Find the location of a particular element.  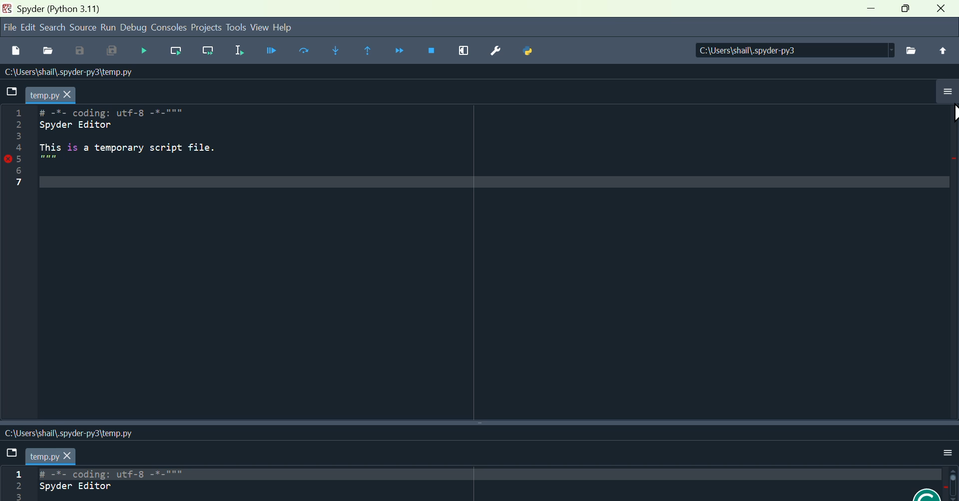

temp.py  is located at coordinates (54, 92).